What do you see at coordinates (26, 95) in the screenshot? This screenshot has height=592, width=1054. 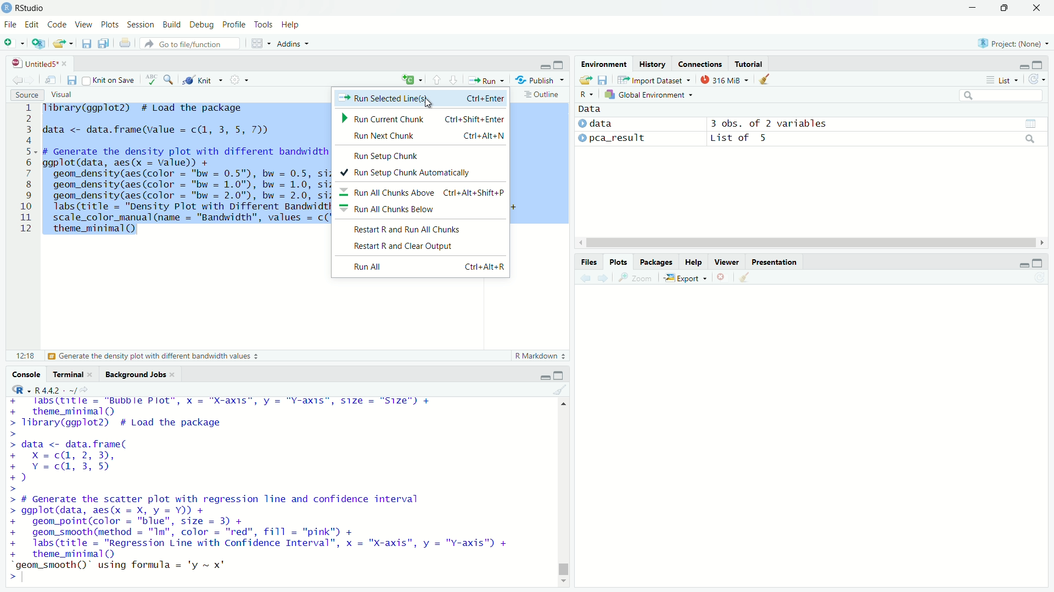 I see `Source` at bounding box center [26, 95].